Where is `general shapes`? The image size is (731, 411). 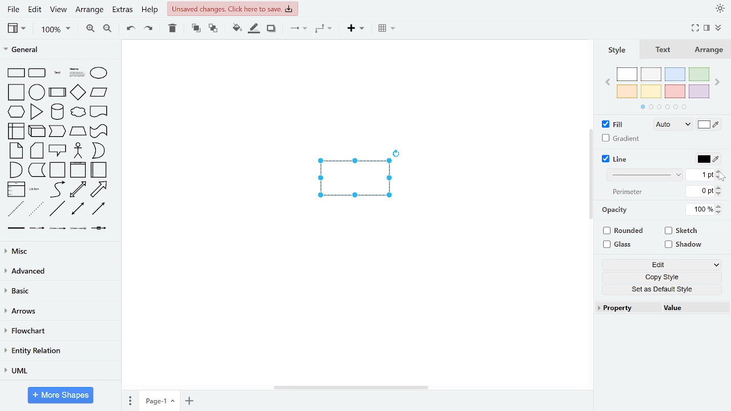 general shapes is located at coordinates (36, 189).